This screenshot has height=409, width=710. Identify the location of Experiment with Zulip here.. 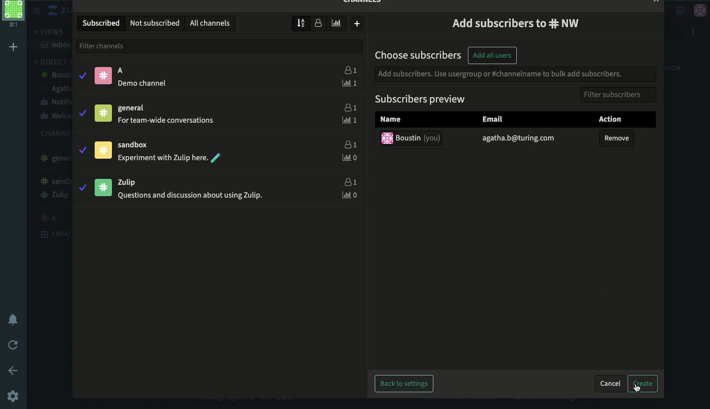
(162, 157).